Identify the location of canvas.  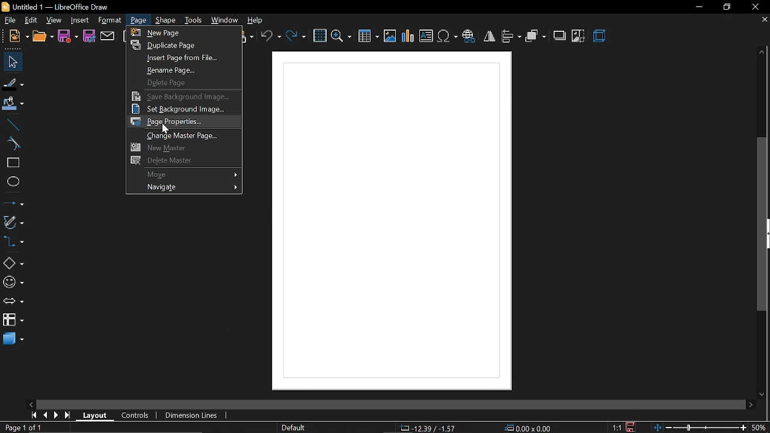
(391, 221).